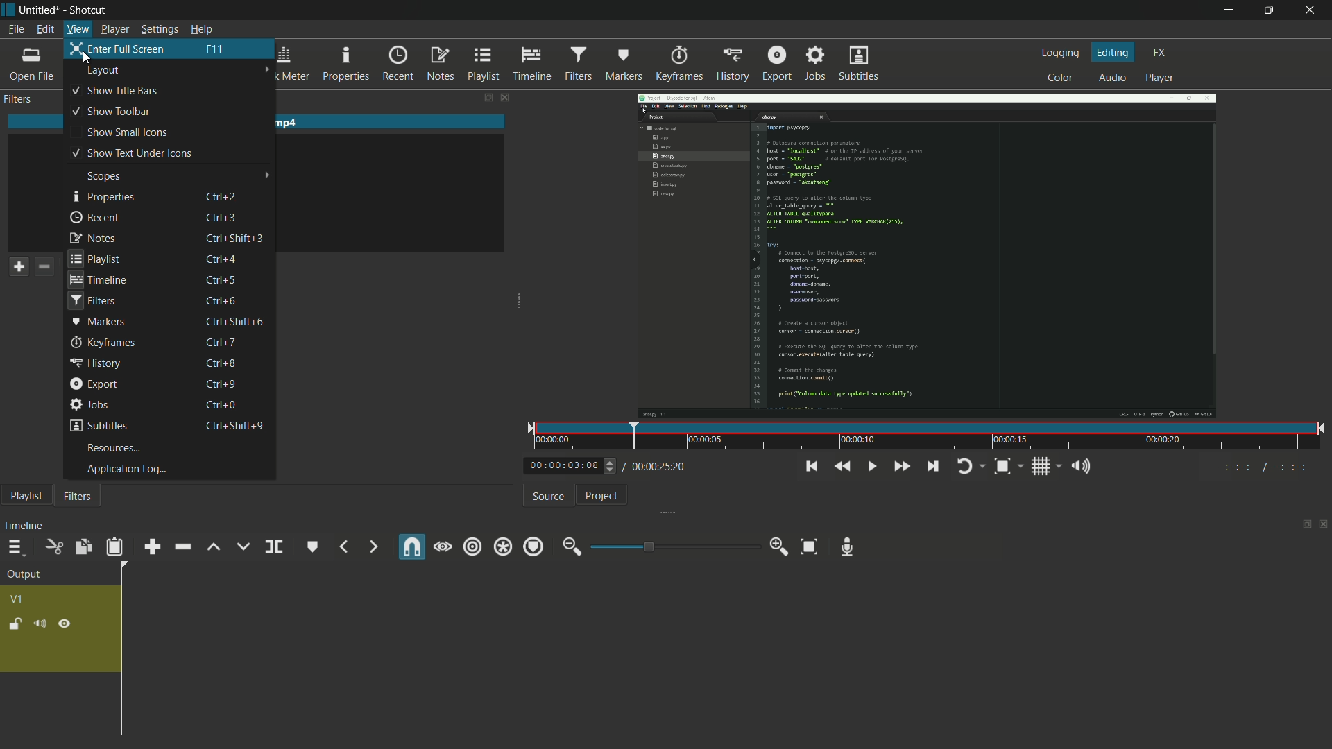 The height and width of the screenshot is (749, 1332). Describe the element at coordinates (27, 495) in the screenshot. I see `playlist` at that location.